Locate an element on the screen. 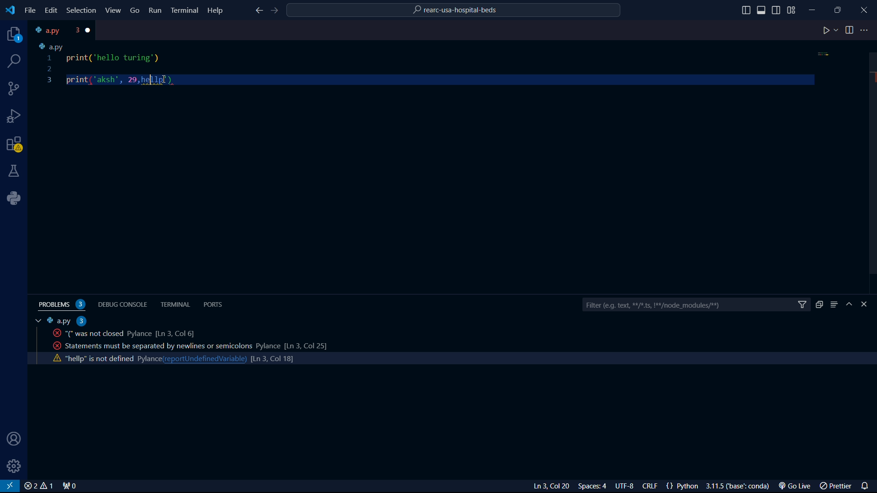  tab is located at coordinates (36, 321).